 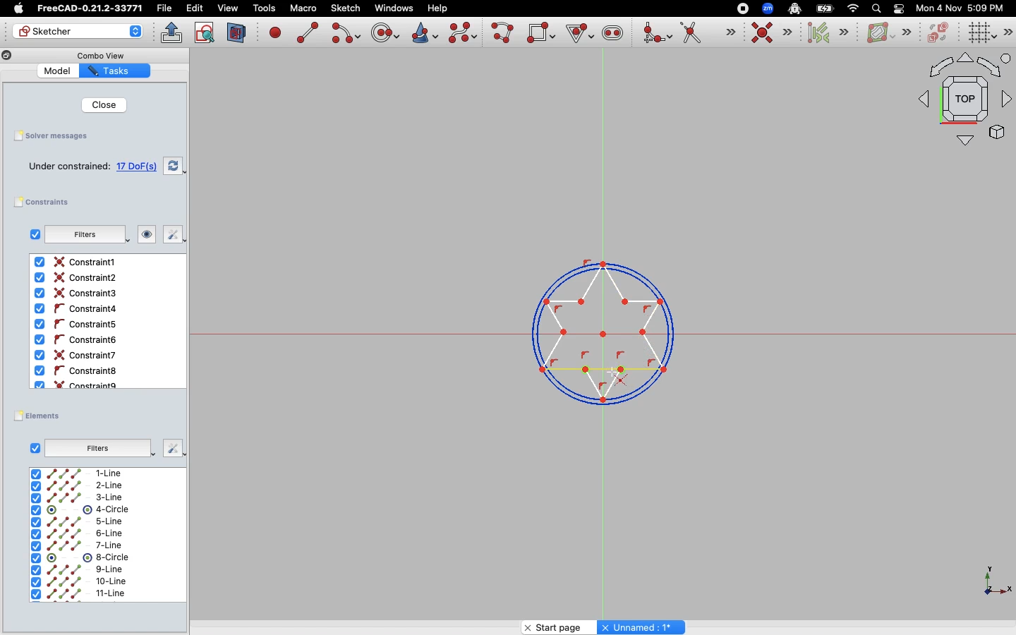 I want to click on Constraint1, so click(x=78, y=262).